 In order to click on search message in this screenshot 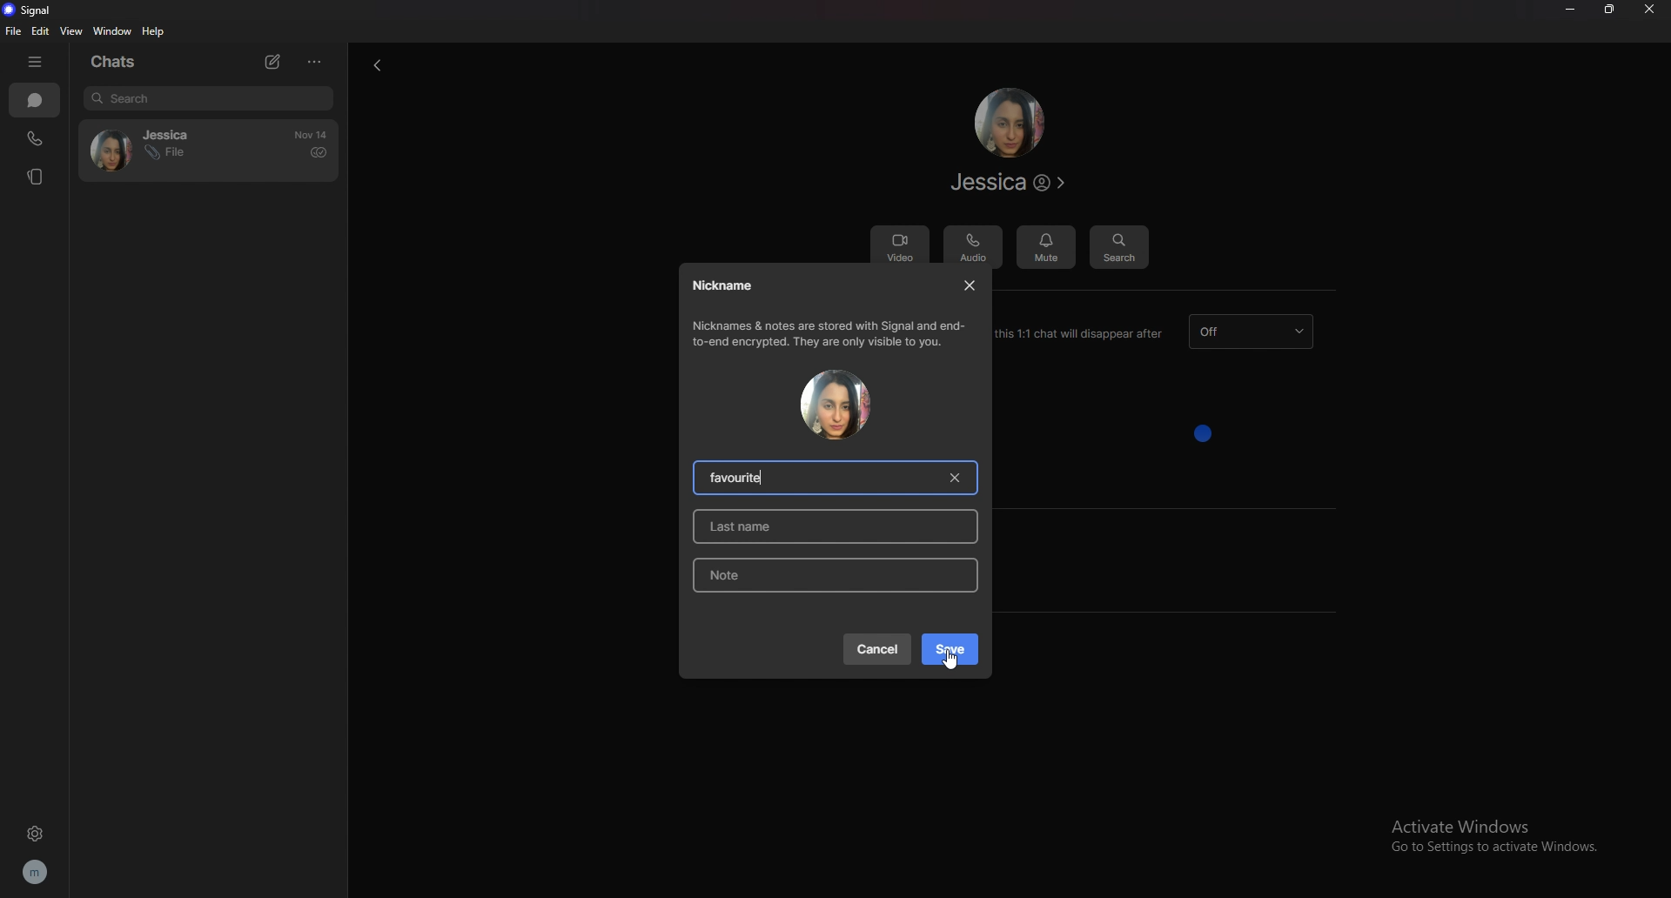, I will do `click(1119, 248)`.